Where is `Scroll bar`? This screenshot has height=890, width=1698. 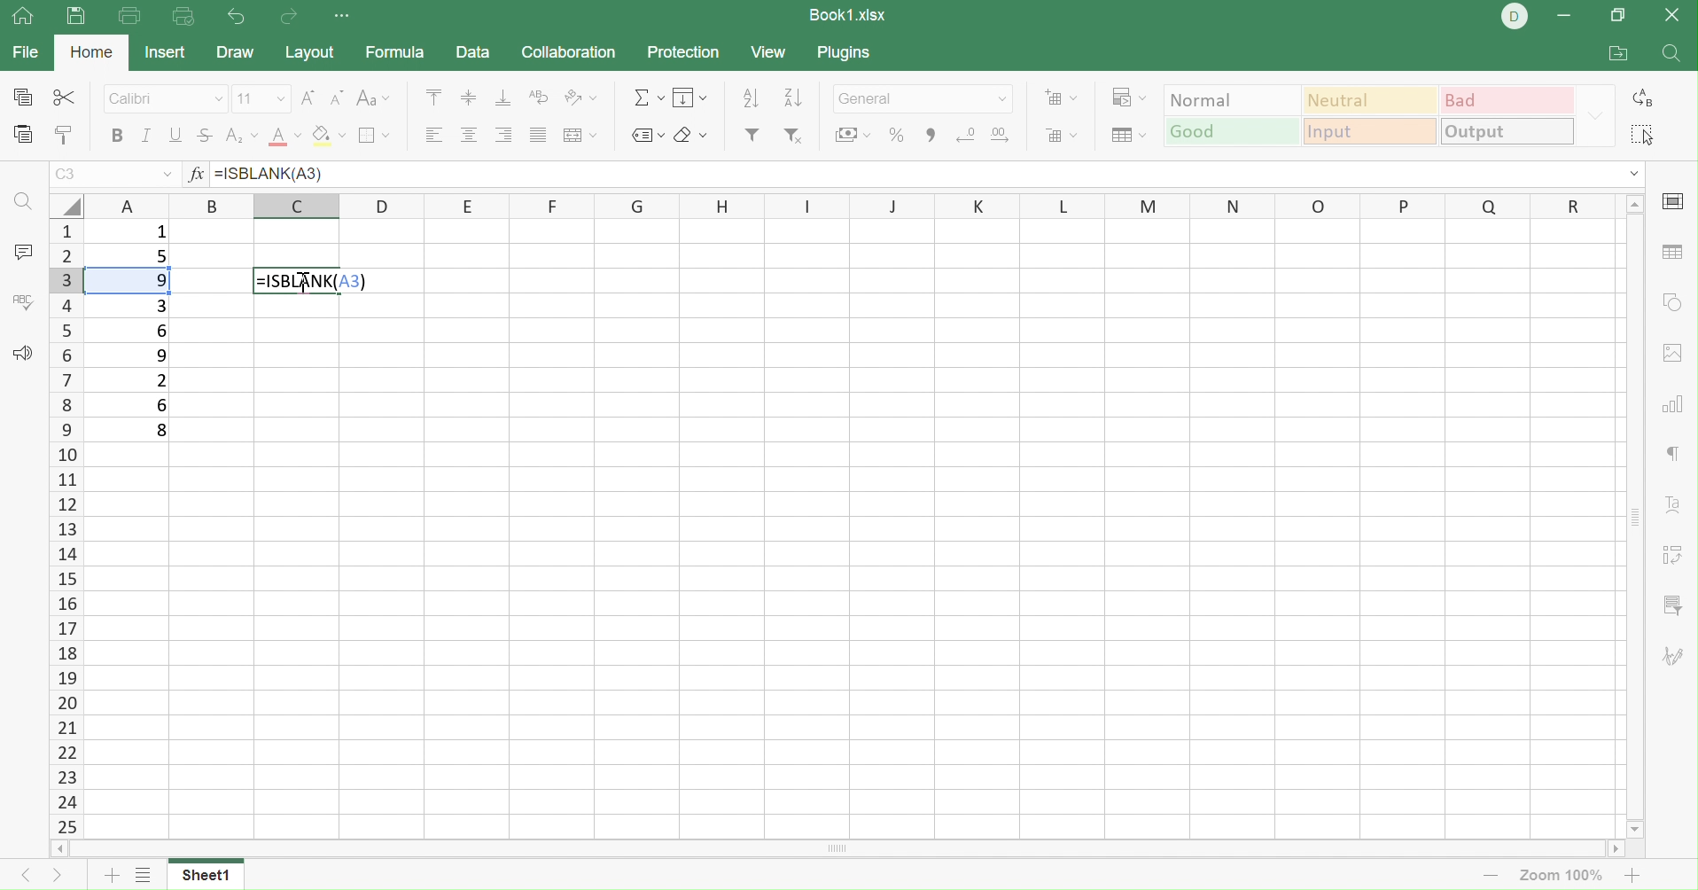
Scroll bar is located at coordinates (838, 849).